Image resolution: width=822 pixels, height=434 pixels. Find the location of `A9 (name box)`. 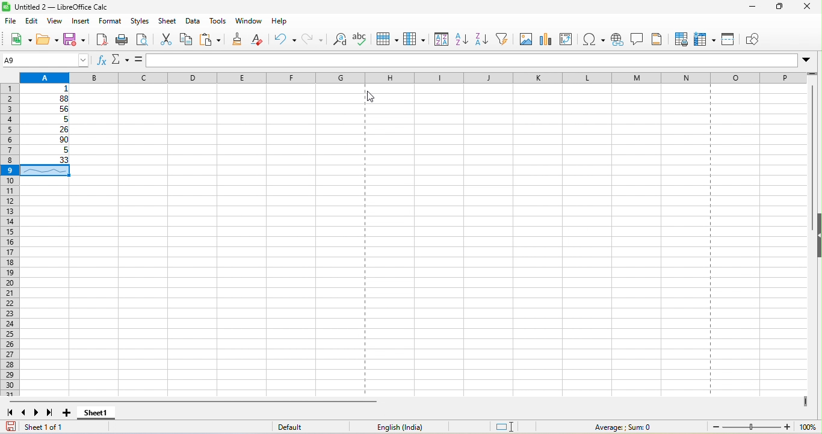

A9 (name box) is located at coordinates (45, 60).